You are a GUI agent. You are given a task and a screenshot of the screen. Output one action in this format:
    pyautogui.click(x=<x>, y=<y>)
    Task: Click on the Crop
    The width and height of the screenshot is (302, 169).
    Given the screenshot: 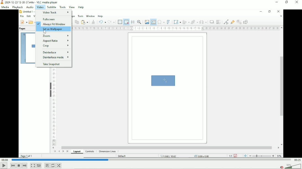 What is the action you would take?
    pyautogui.click(x=56, y=46)
    